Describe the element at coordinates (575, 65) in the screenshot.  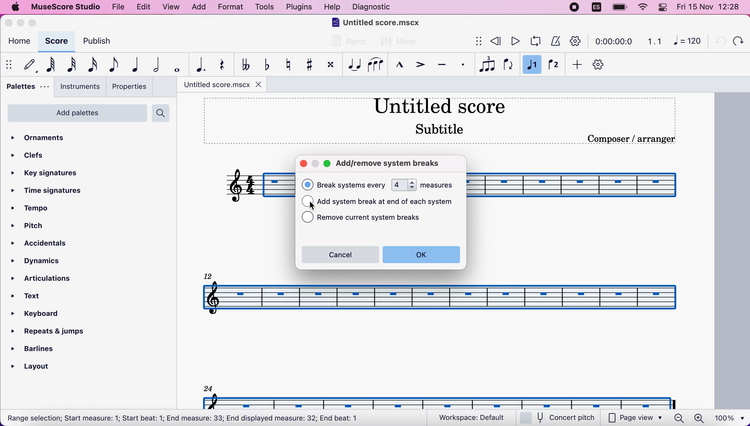
I see `add` at that location.